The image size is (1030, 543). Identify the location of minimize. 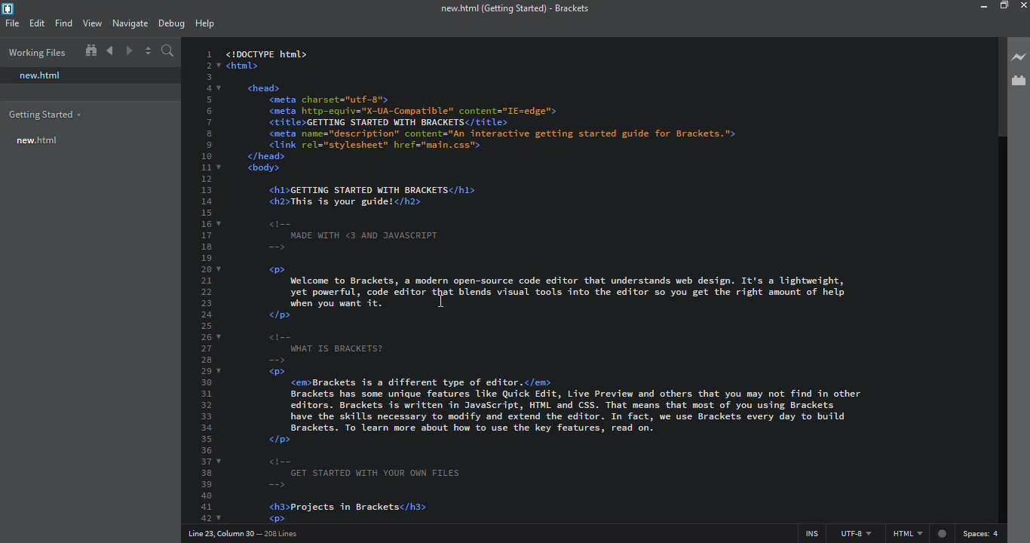
(975, 6).